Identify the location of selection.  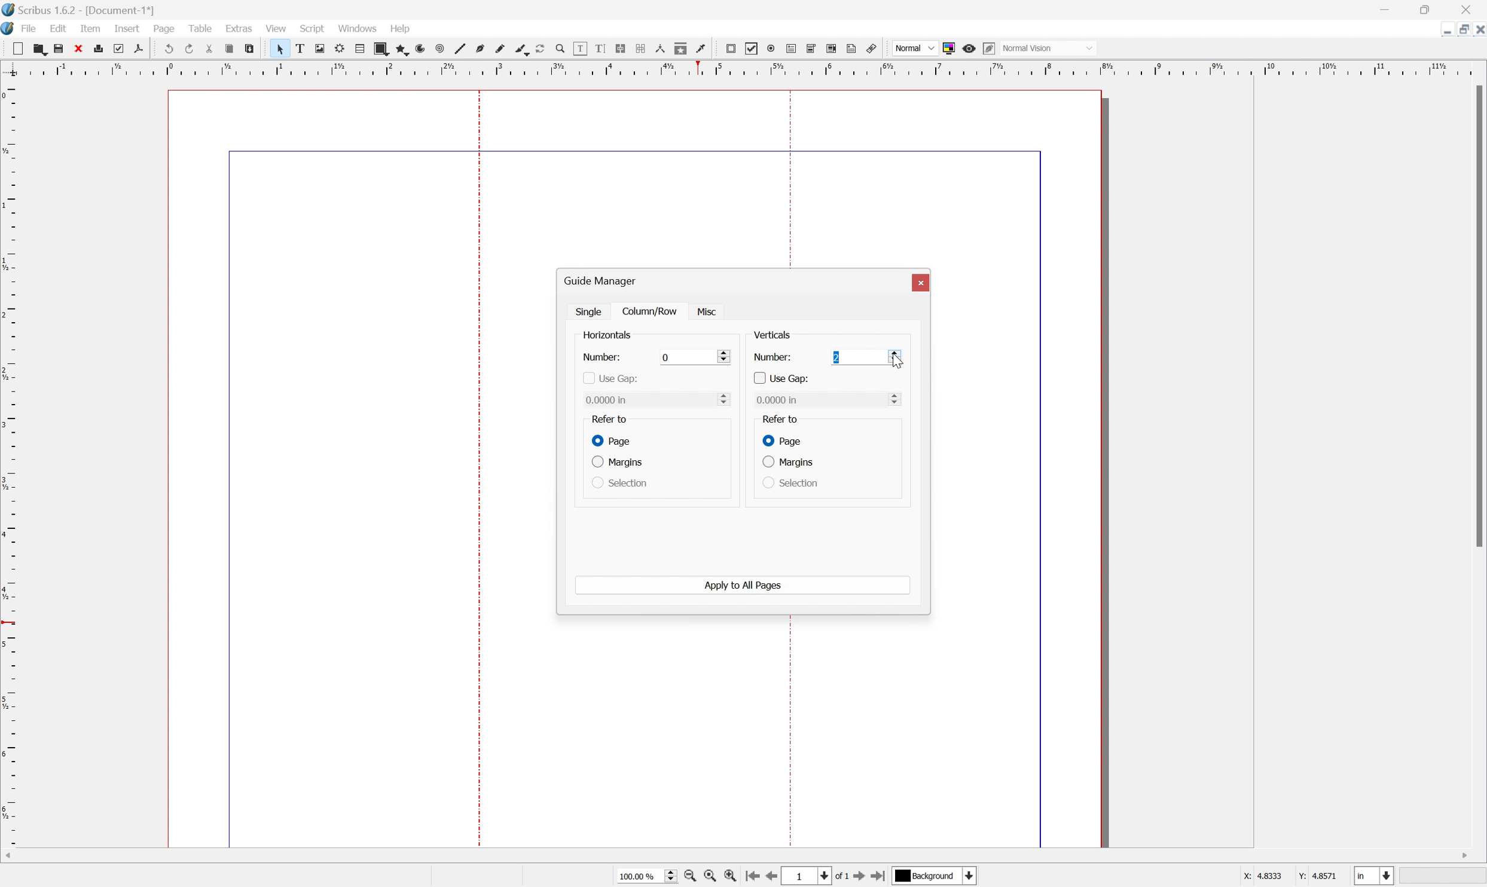
(619, 483).